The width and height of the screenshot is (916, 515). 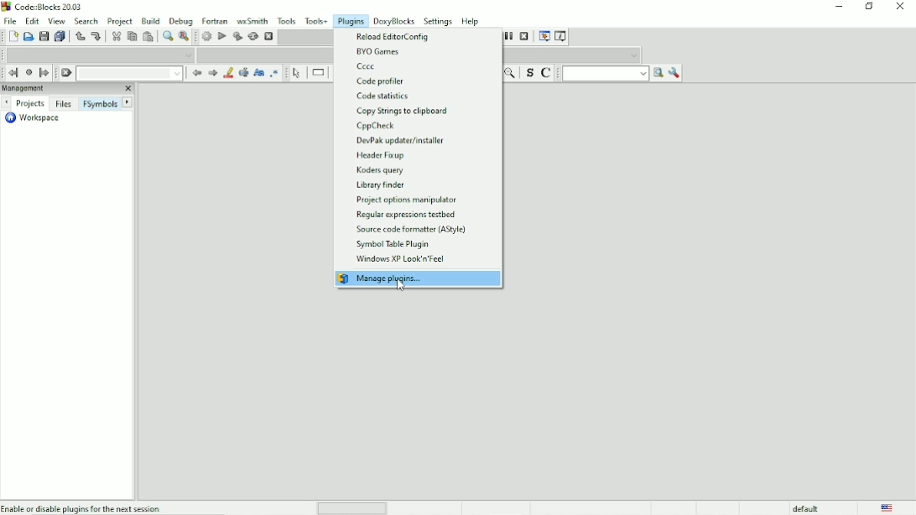 What do you see at coordinates (528, 75) in the screenshot?
I see `Toggle source` at bounding box center [528, 75].